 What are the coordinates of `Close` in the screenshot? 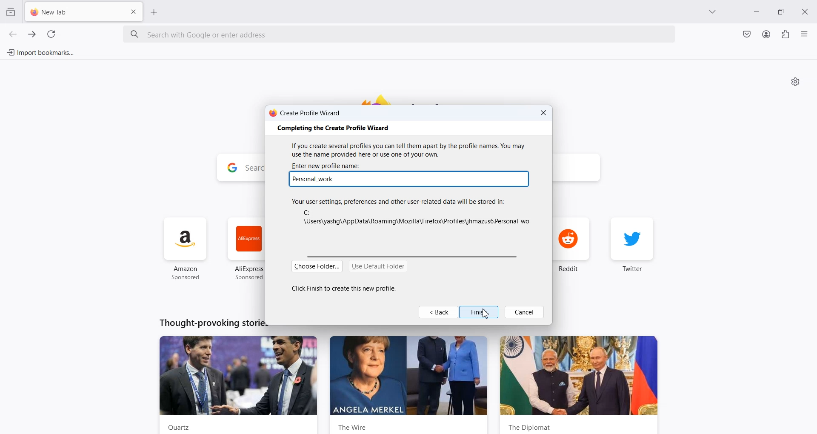 It's located at (543, 112).